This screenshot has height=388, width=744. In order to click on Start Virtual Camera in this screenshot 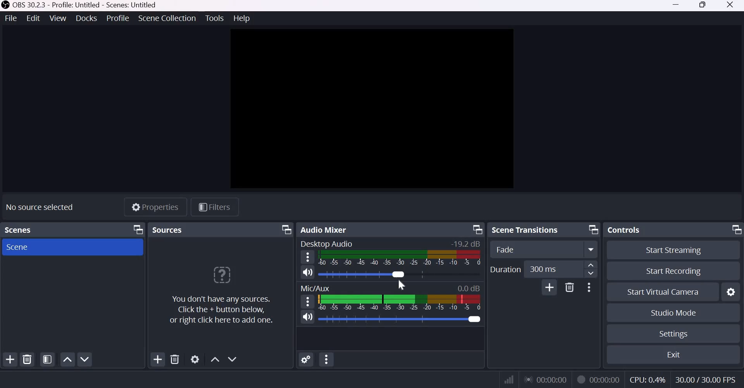, I will do `click(663, 292)`.